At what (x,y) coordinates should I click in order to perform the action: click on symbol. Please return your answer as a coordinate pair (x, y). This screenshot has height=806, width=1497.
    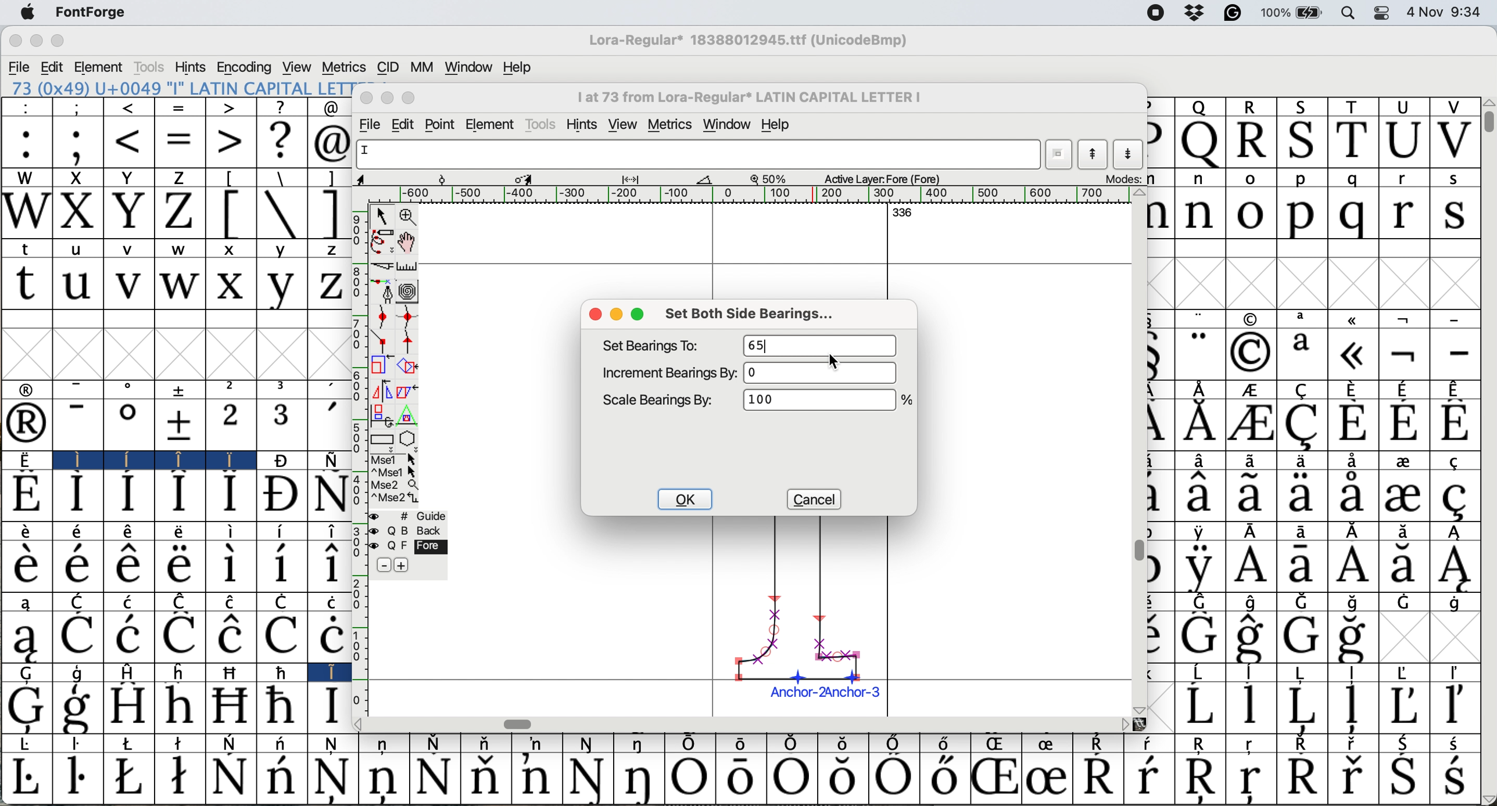
    Looking at the image, I should click on (1408, 317).